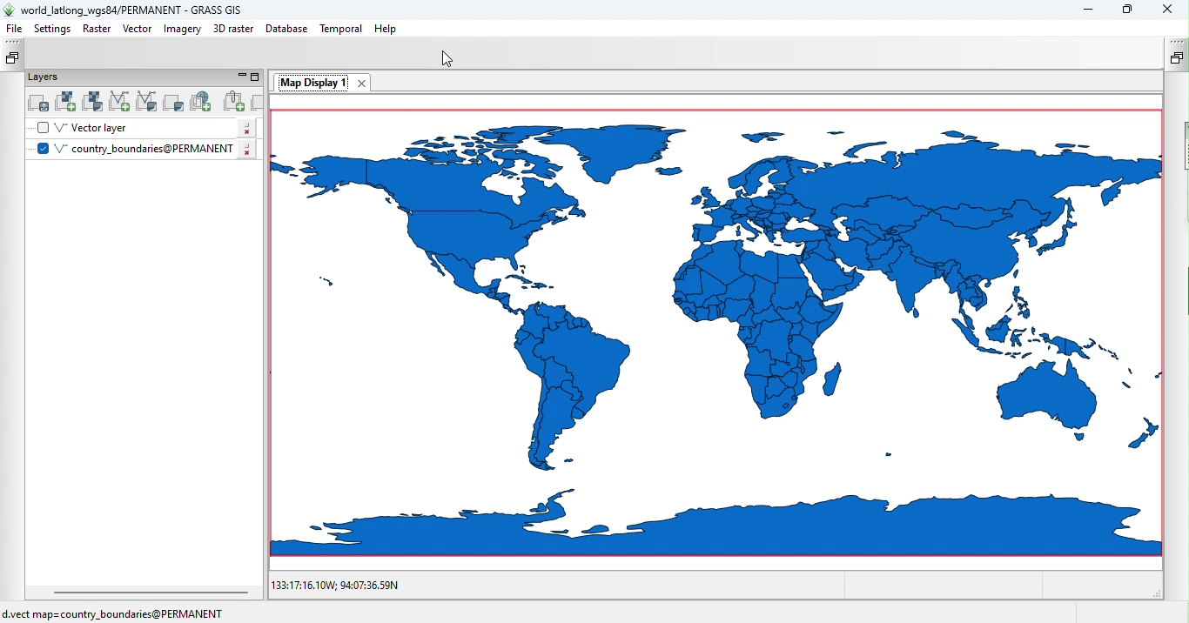  Describe the element at coordinates (150, 102) in the screenshot. I see `Add various vector map layers` at that location.